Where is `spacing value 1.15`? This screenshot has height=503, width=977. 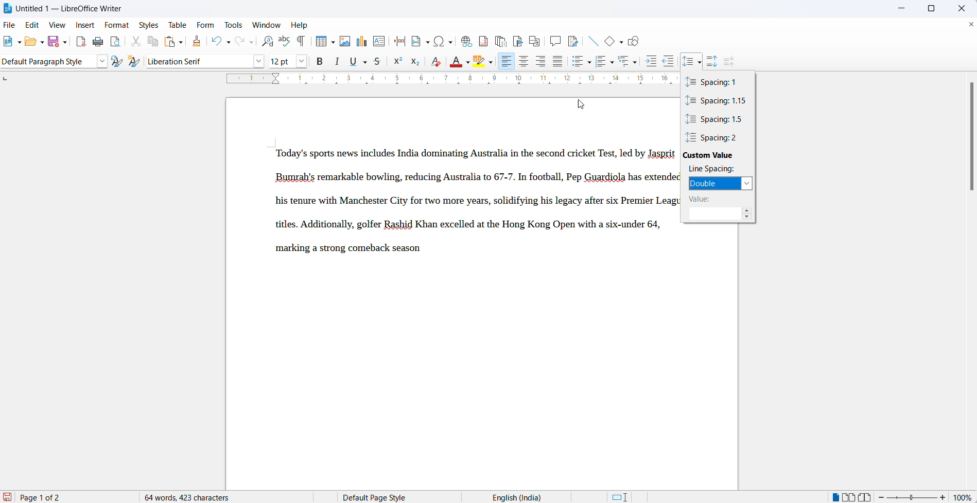 spacing value 1.15 is located at coordinates (717, 101).